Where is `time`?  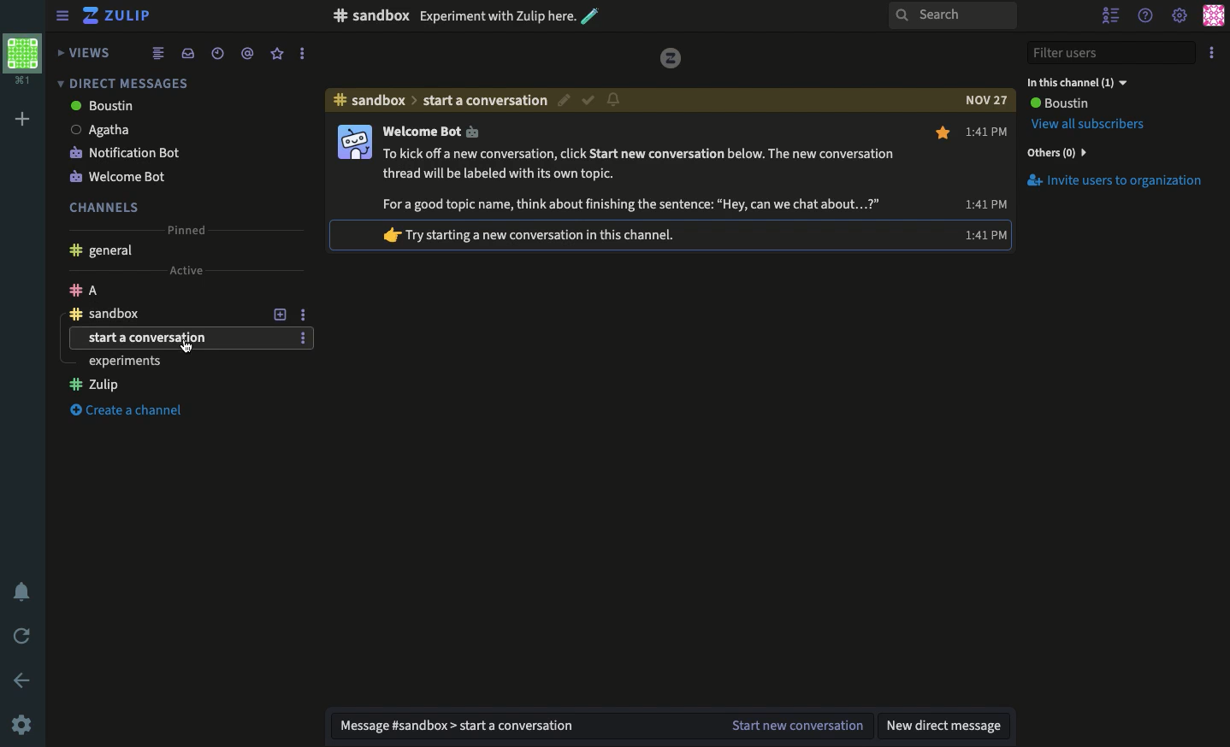
time is located at coordinates (985, 233).